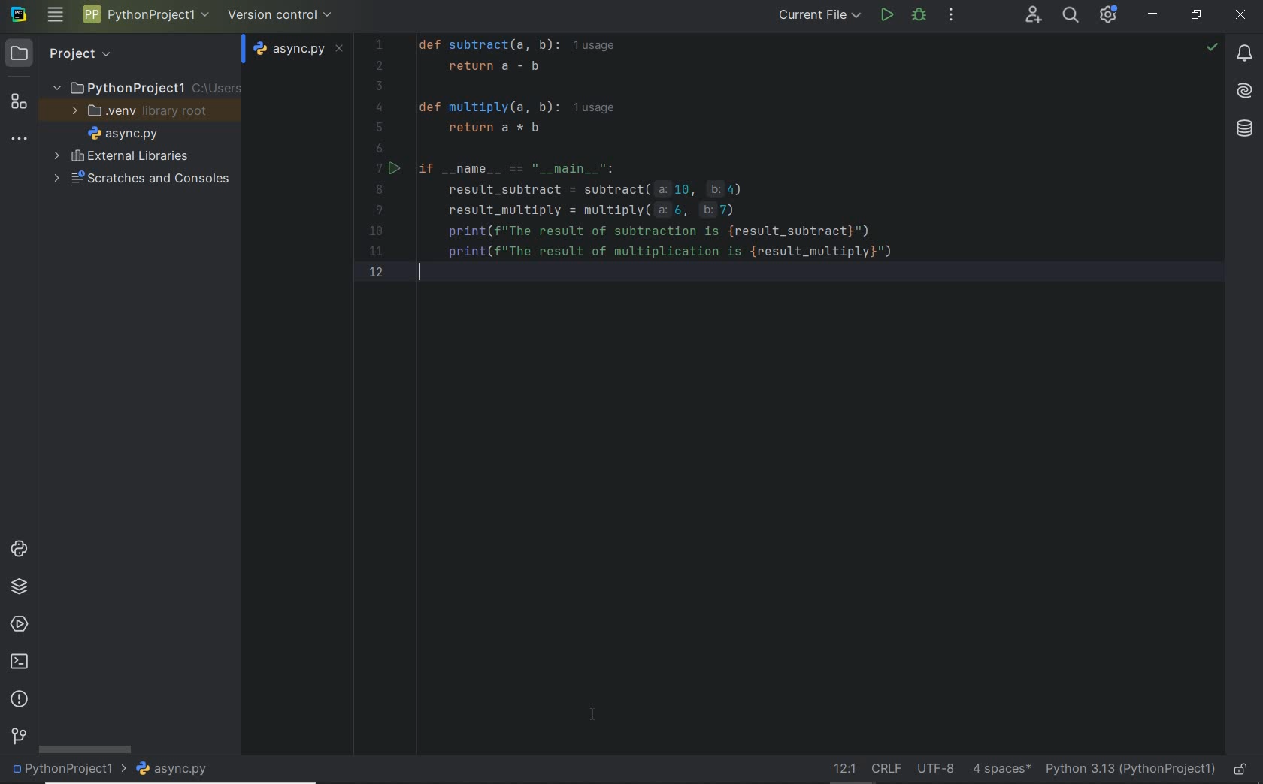 The image size is (1263, 784). What do you see at coordinates (22, 589) in the screenshot?
I see `python packages` at bounding box center [22, 589].